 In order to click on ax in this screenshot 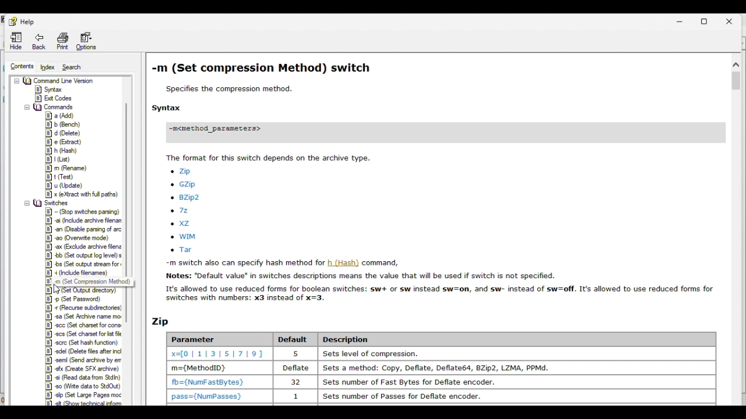, I will do `click(83, 246)`.